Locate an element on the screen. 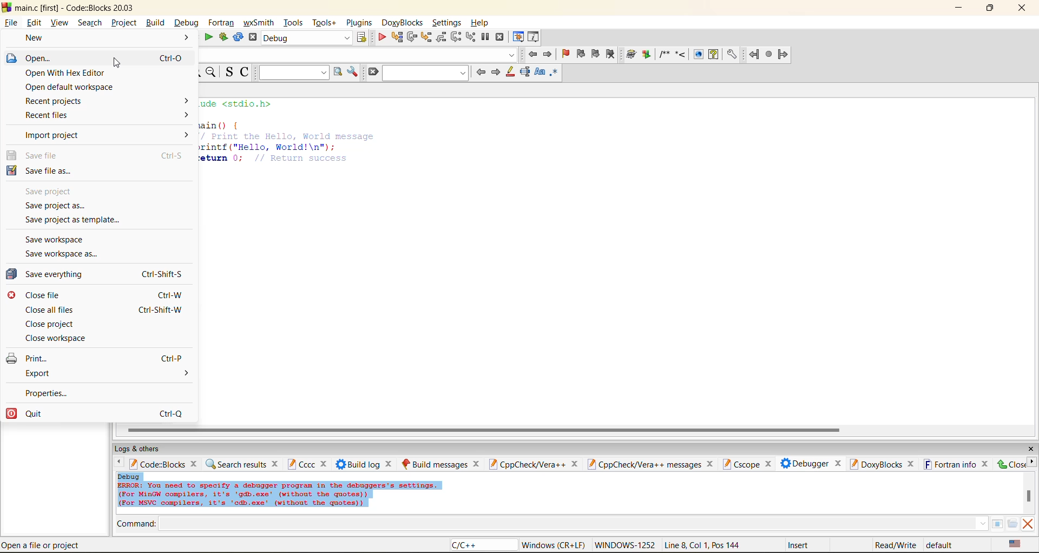 The width and height of the screenshot is (1039, 553). stop debugger is located at coordinates (500, 37).